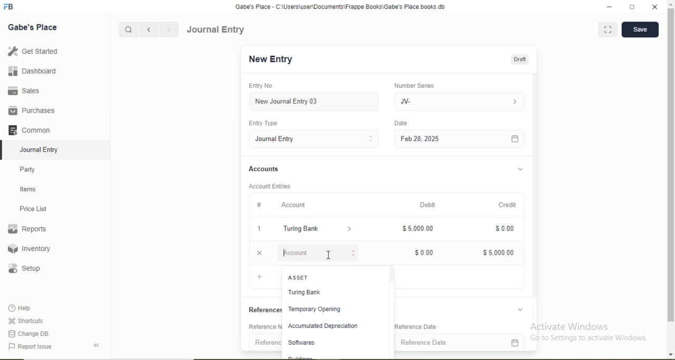  Describe the element at coordinates (416, 86) in the screenshot. I see `Number Series` at that location.